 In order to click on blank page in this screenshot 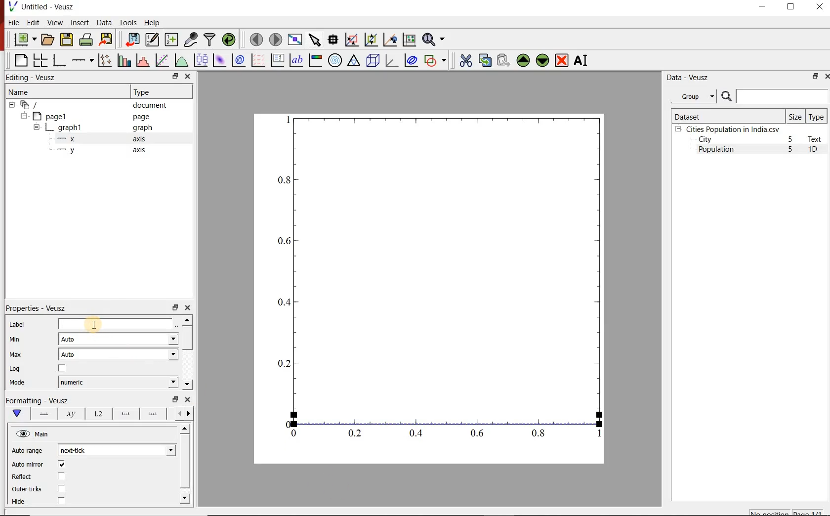, I will do `click(20, 61)`.